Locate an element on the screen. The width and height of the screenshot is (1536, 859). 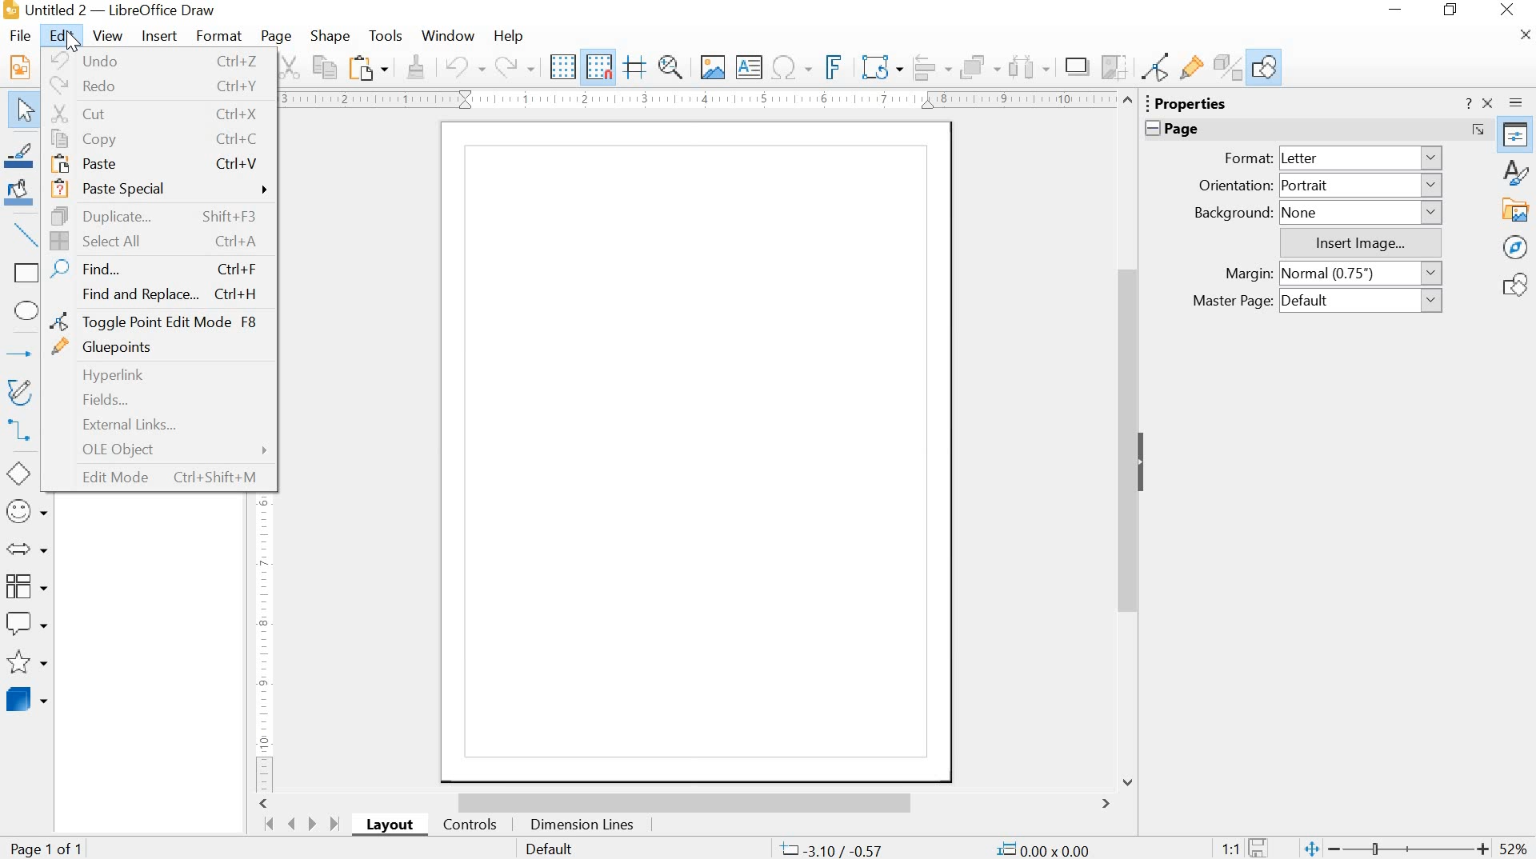
hyperlink is located at coordinates (157, 374).